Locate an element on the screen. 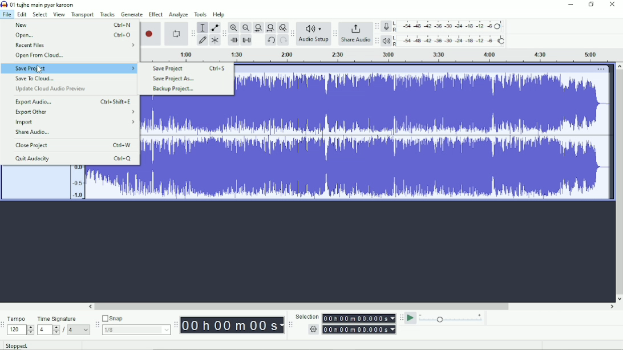  Redo is located at coordinates (283, 40).